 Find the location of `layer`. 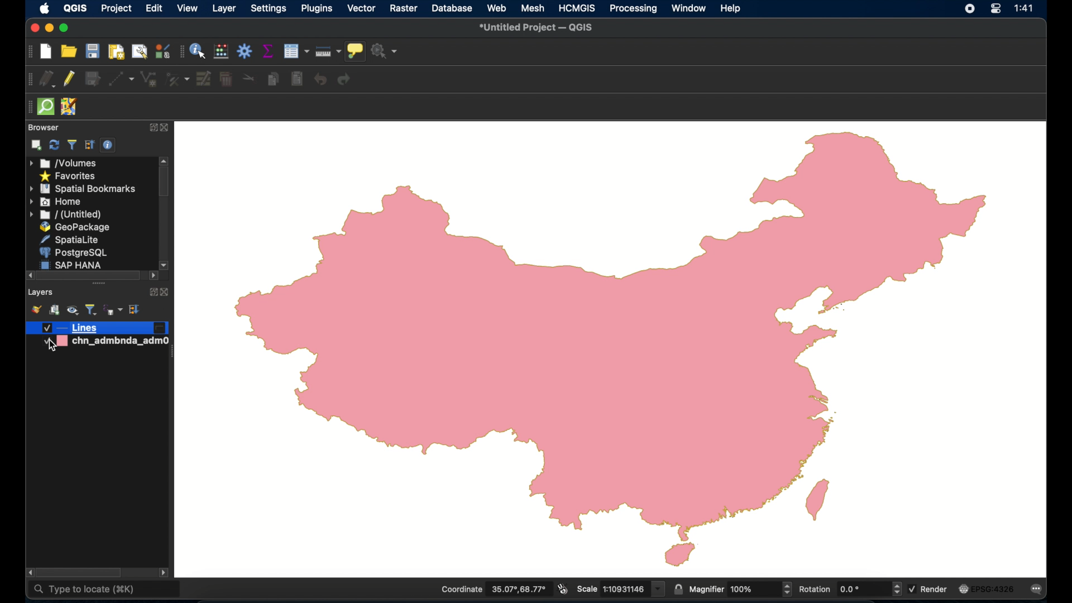

layer is located at coordinates (223, 9).